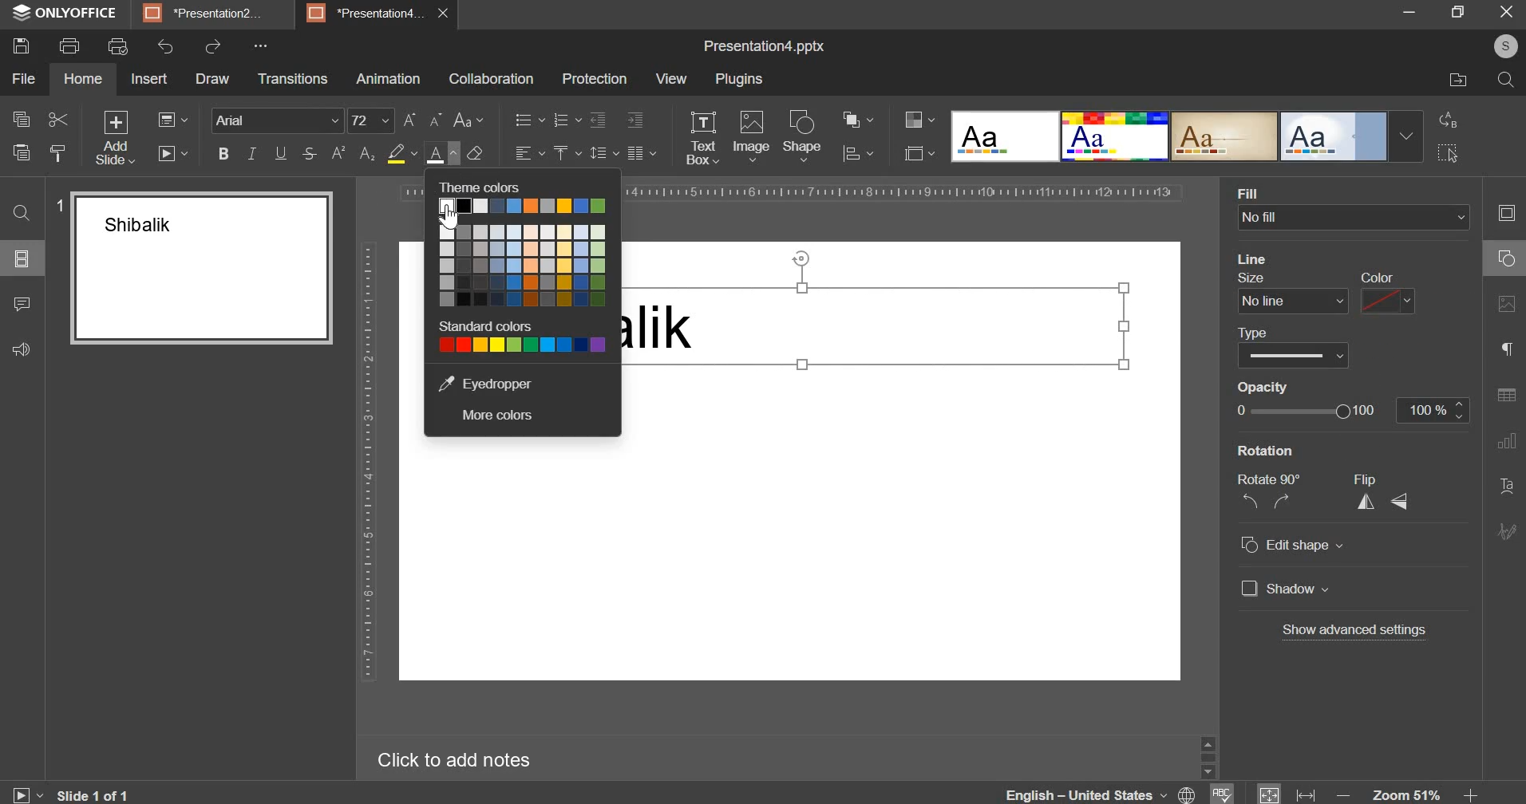  I want to click on change font size, so click(424, 119).